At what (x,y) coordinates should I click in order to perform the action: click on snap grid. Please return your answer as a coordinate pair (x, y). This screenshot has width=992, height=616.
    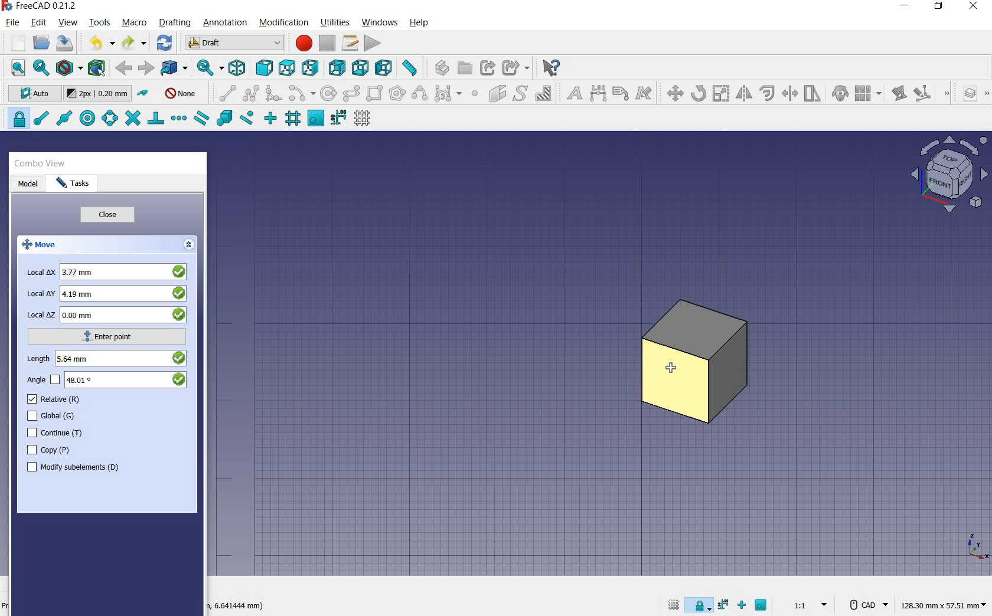
    Looking at the image, I should click on (293, 119).